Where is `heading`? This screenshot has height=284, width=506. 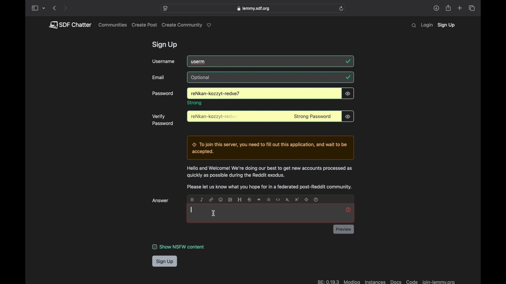 heading is located at coordinates (239, 200).